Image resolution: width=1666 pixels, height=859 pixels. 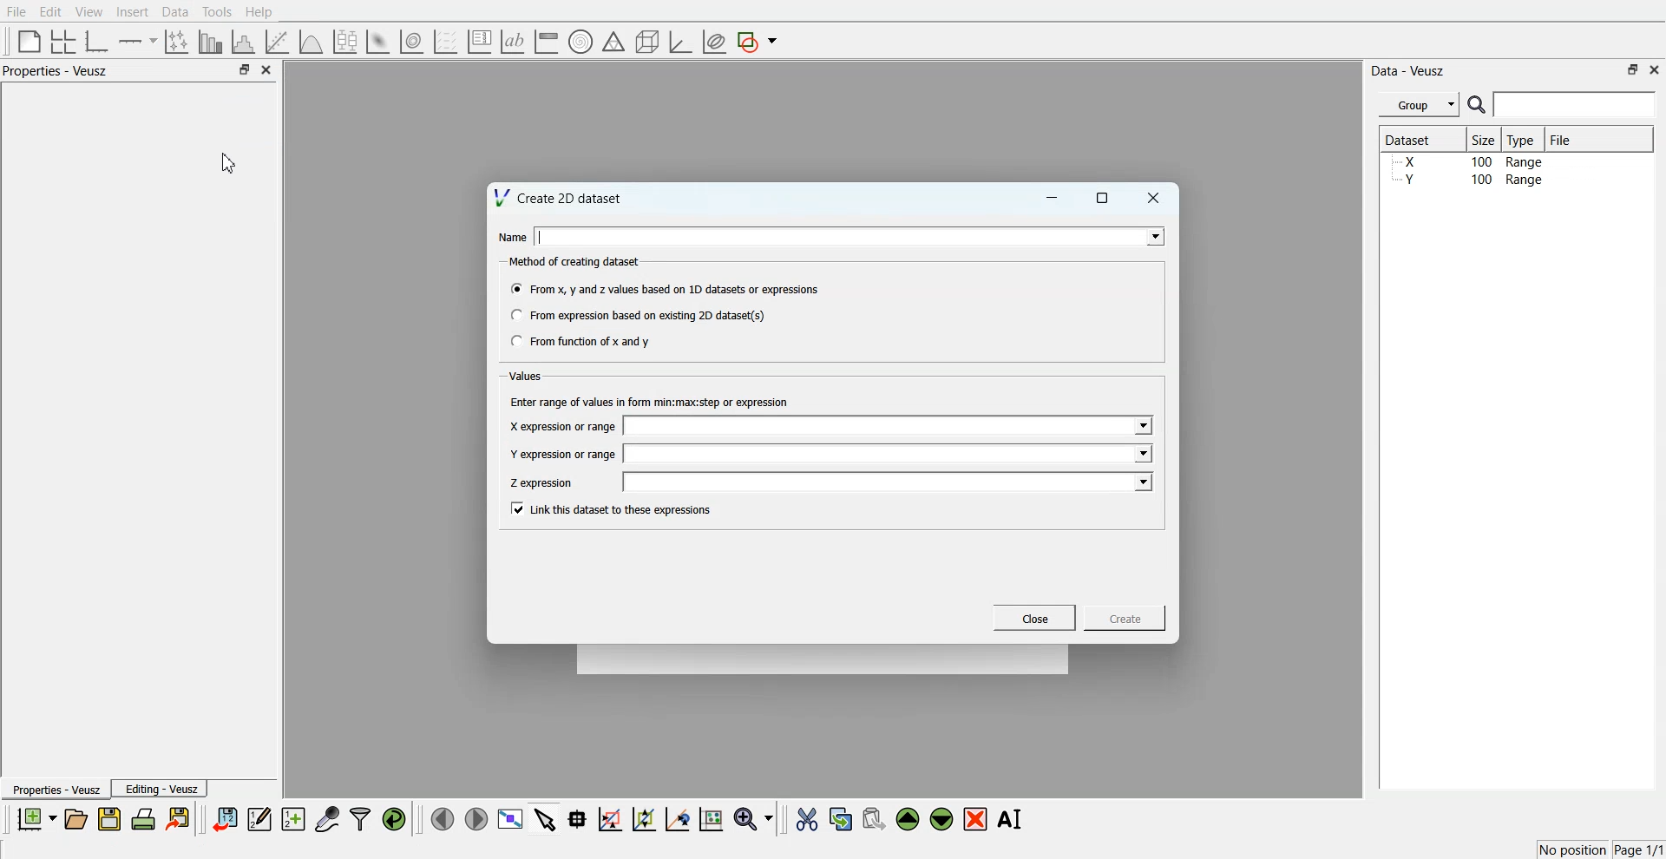 I want to click on Open the document, so click(x=75, y=819).